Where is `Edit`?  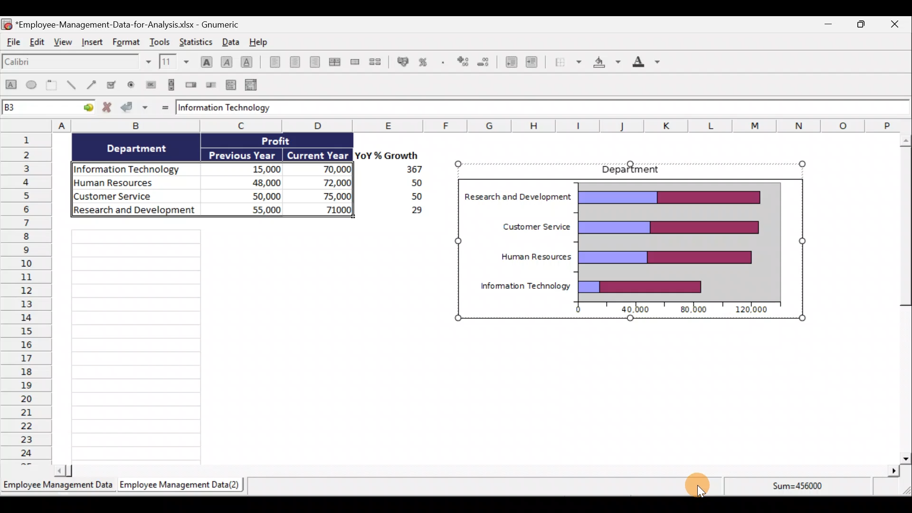
Edit is located at coordinates (38, 42).